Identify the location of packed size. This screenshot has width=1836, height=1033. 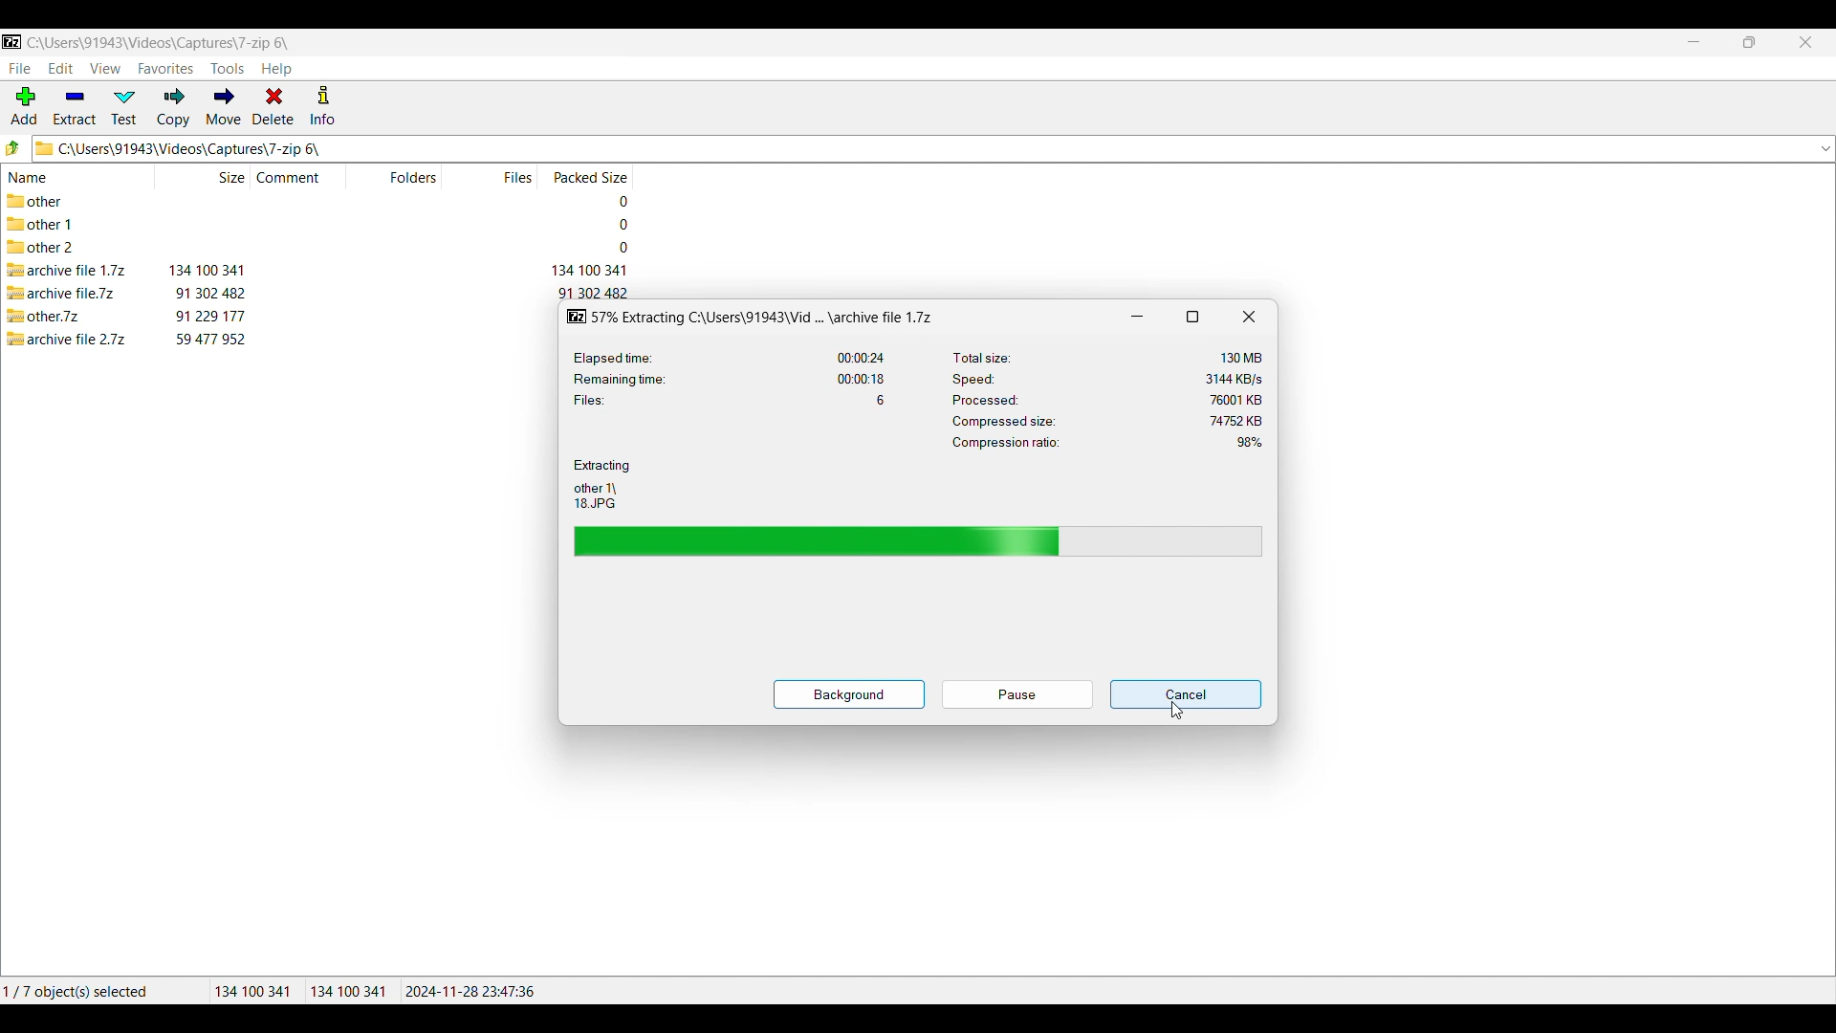
(618, 248).